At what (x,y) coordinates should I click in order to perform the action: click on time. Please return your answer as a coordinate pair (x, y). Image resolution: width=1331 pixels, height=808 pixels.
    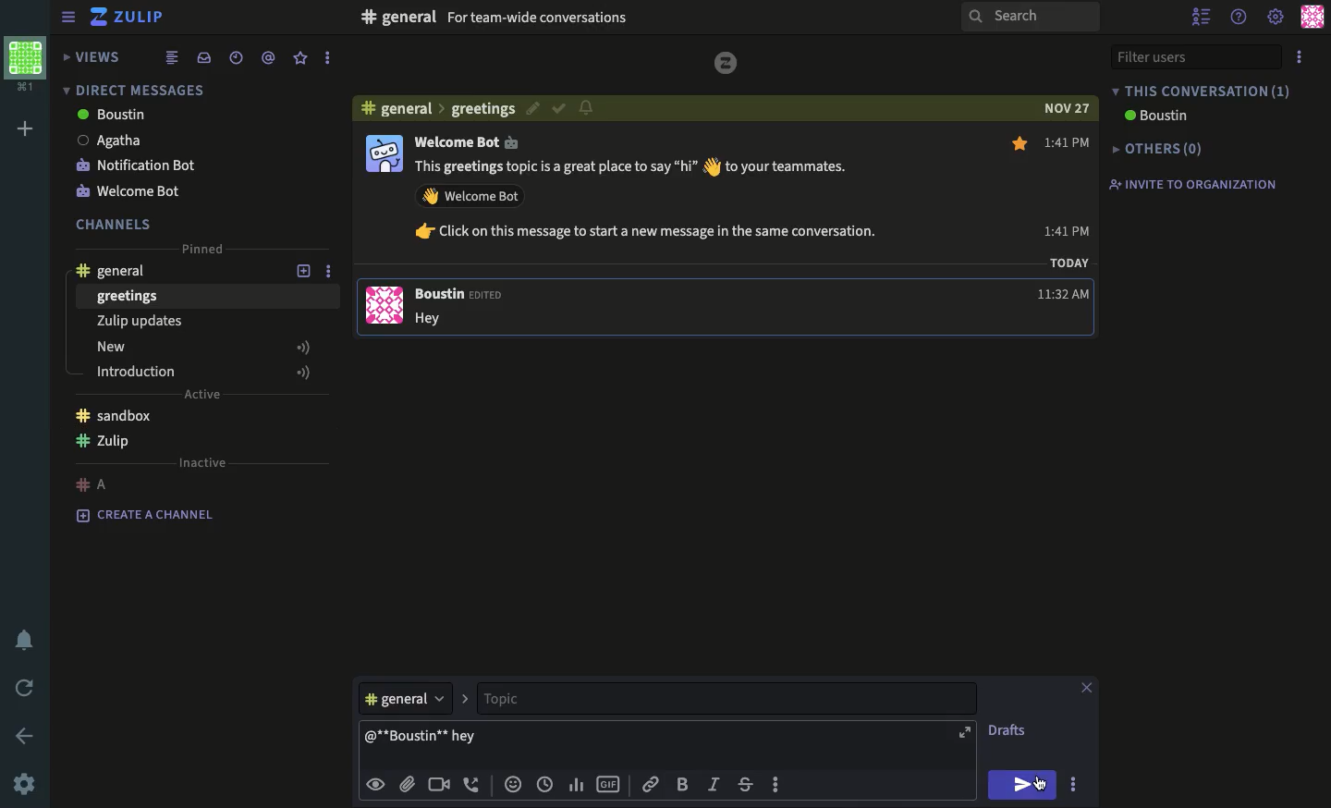
    Looking at the image, I should click on (546, 785).